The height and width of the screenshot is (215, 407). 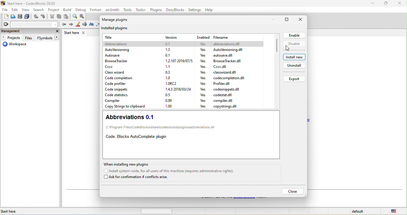 What do you see at coordinates (167, 55) in the screenshot?
I see `version` at bounding box center [167, 55].